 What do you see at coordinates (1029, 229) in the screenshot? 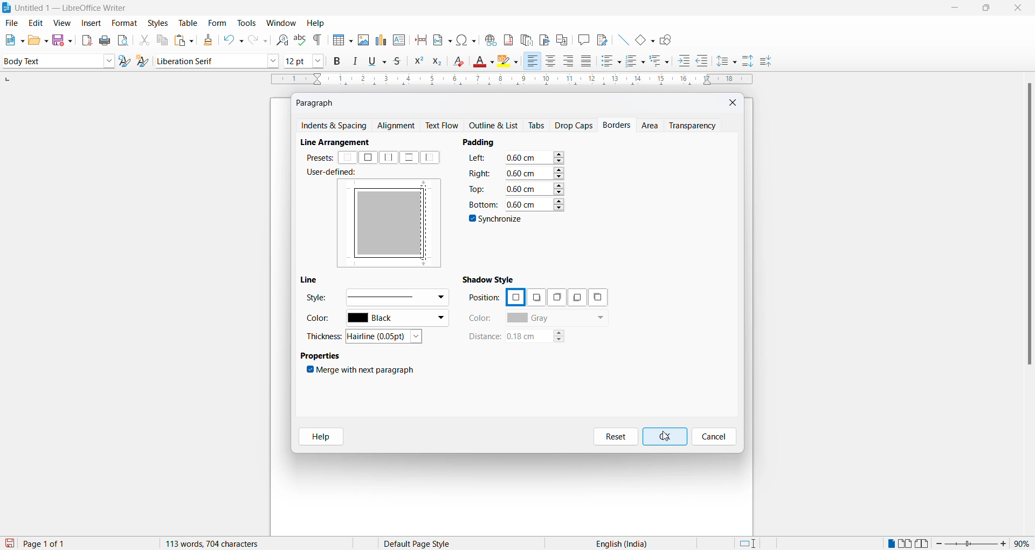
I see `scrollbar` at bounding box center [1029, 229].